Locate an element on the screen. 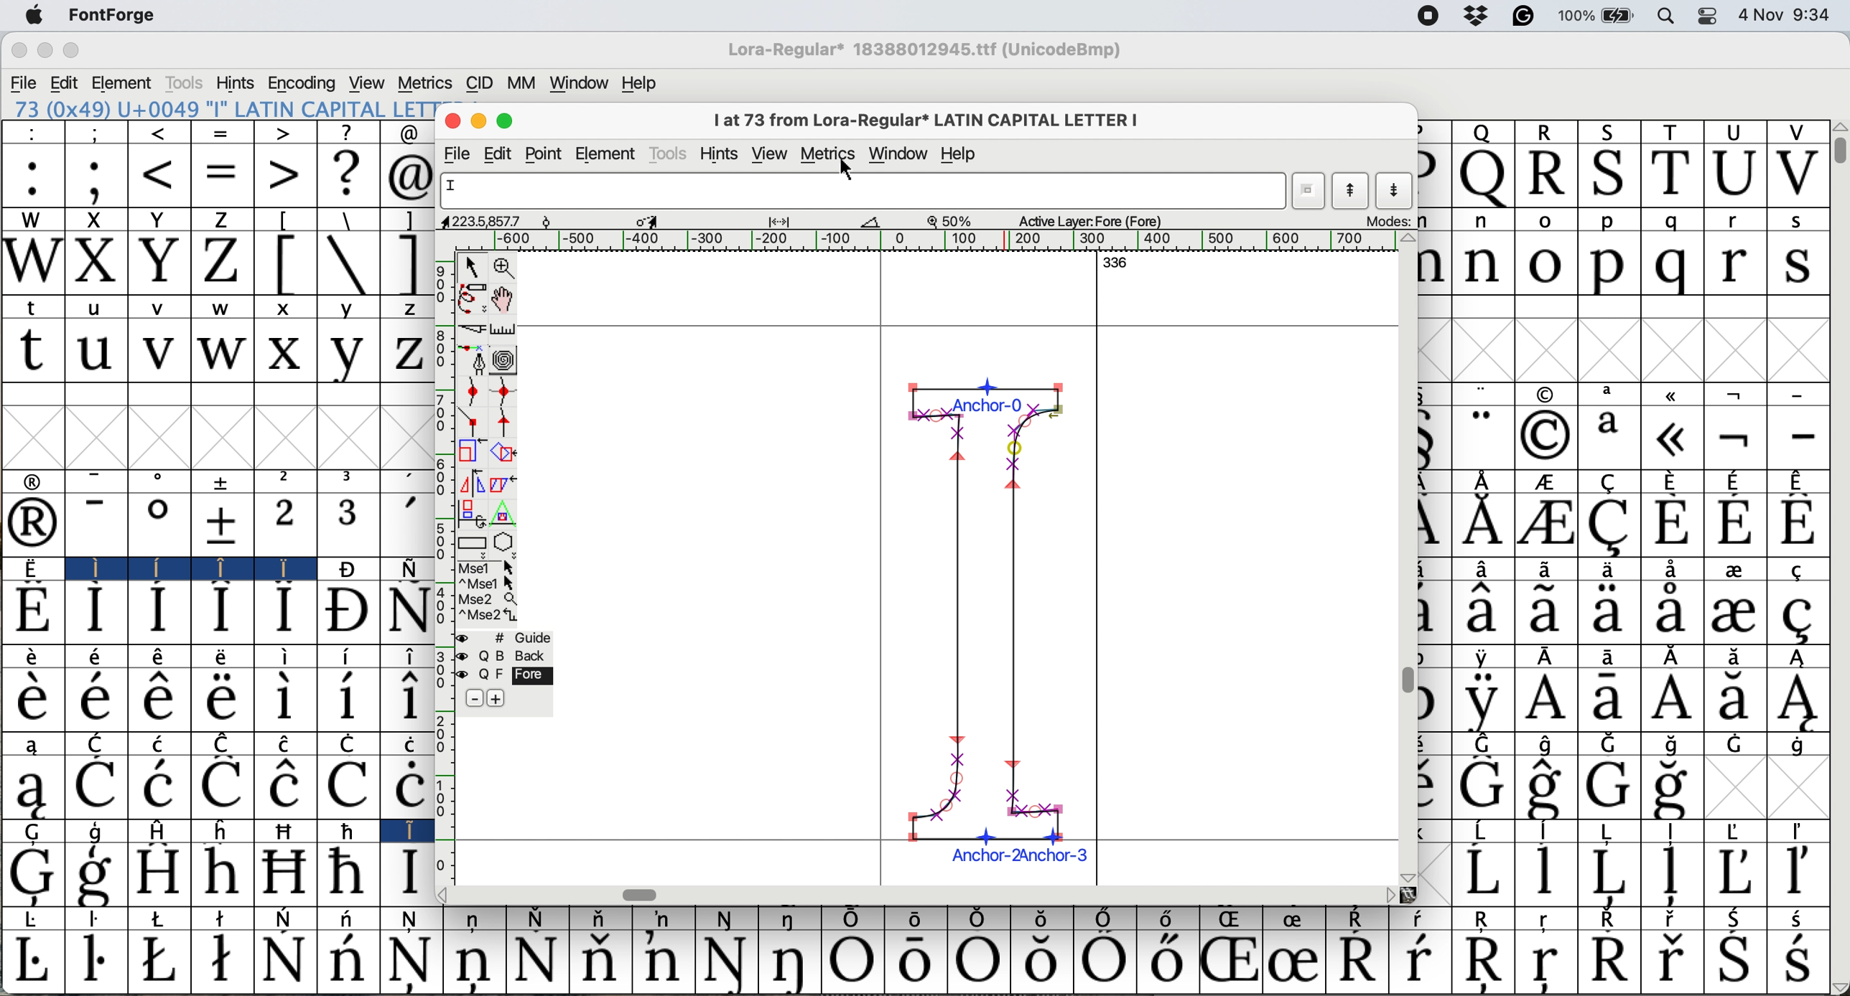  , is located at coordinates (410, 482).